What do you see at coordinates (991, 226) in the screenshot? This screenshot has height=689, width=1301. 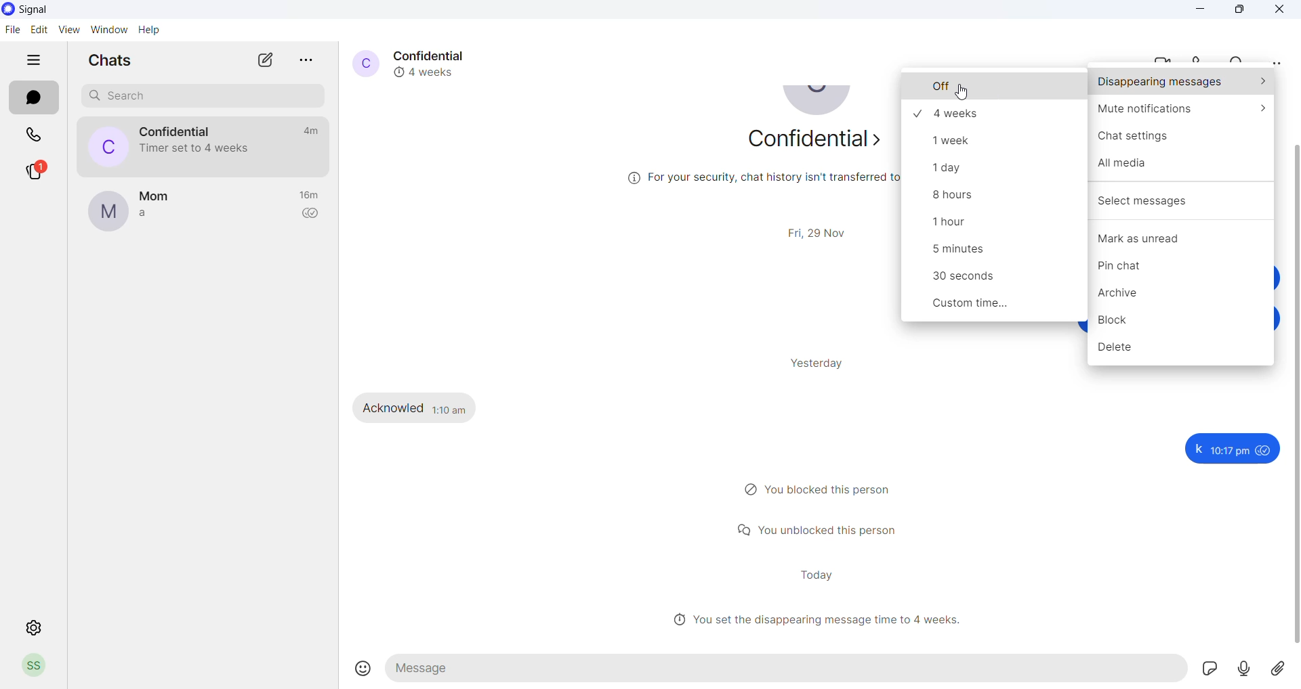 I see `disappearing messages timeframe` at bounding box center [991, 226].